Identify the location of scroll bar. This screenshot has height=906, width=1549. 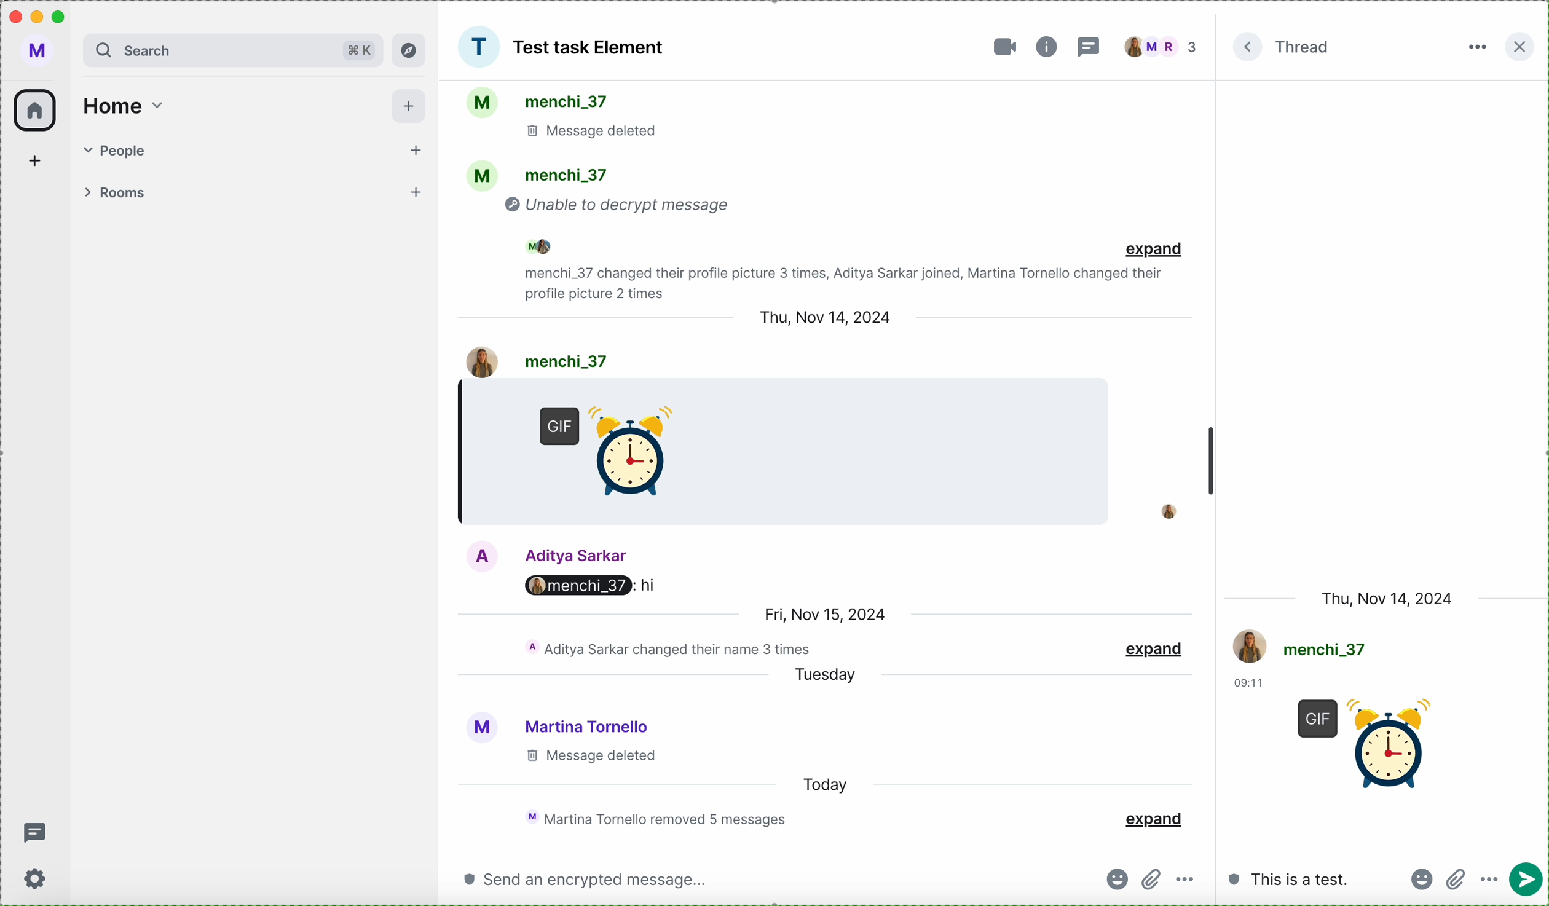
(1211, 465).